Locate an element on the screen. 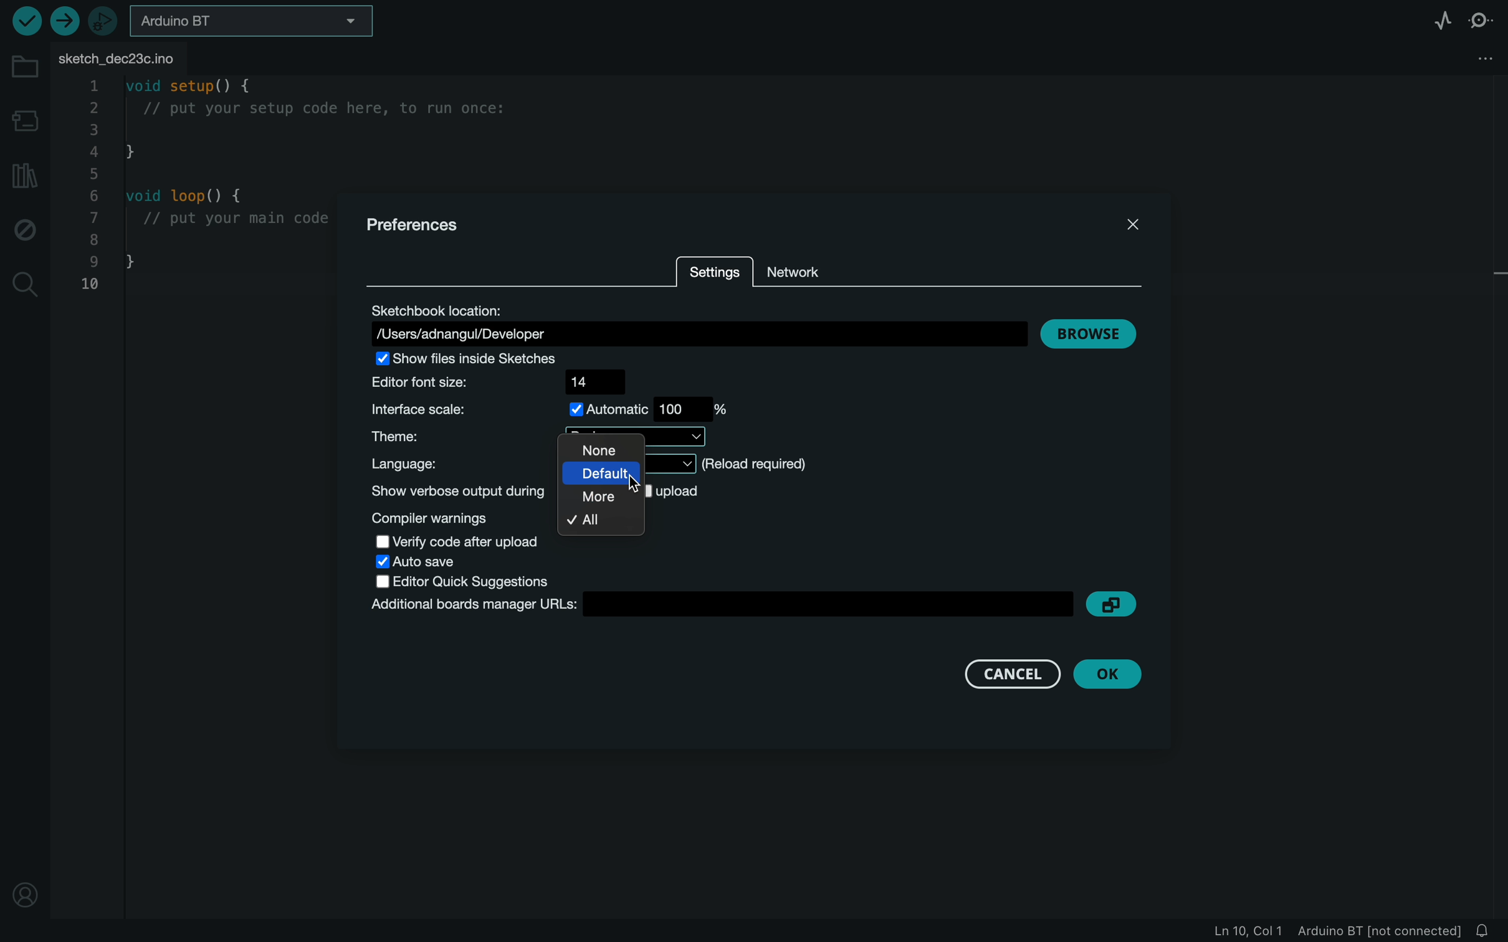 The image size is (1508, 942). ok is located at coordinates (1112, 673).